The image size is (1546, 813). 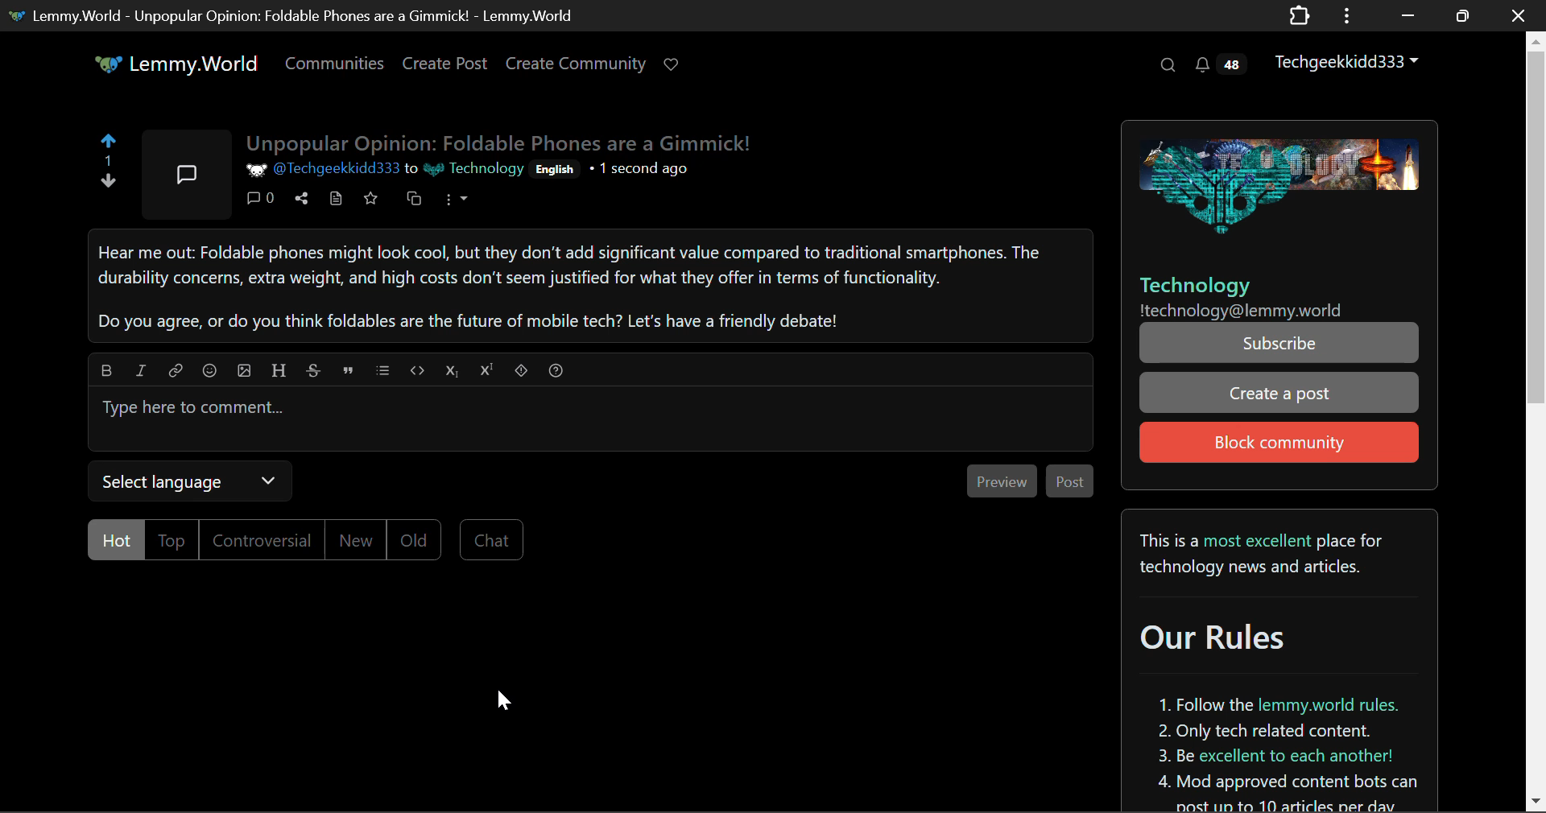 I want to click on Notifications, so click(x=1219, y=64).